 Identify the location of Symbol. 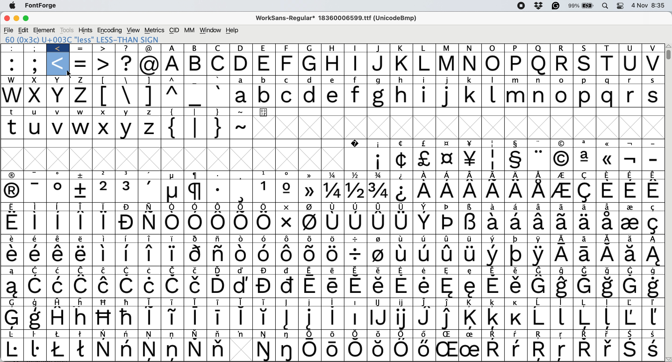
(402, 207).